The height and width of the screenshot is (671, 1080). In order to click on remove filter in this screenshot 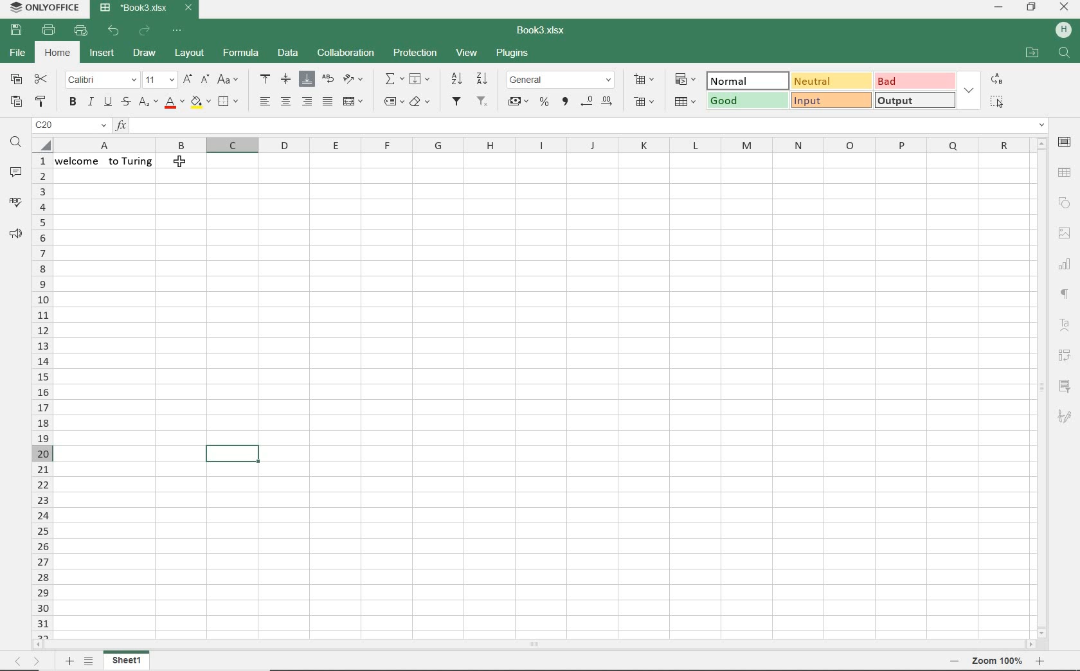, I will do `click(484, 103)`.